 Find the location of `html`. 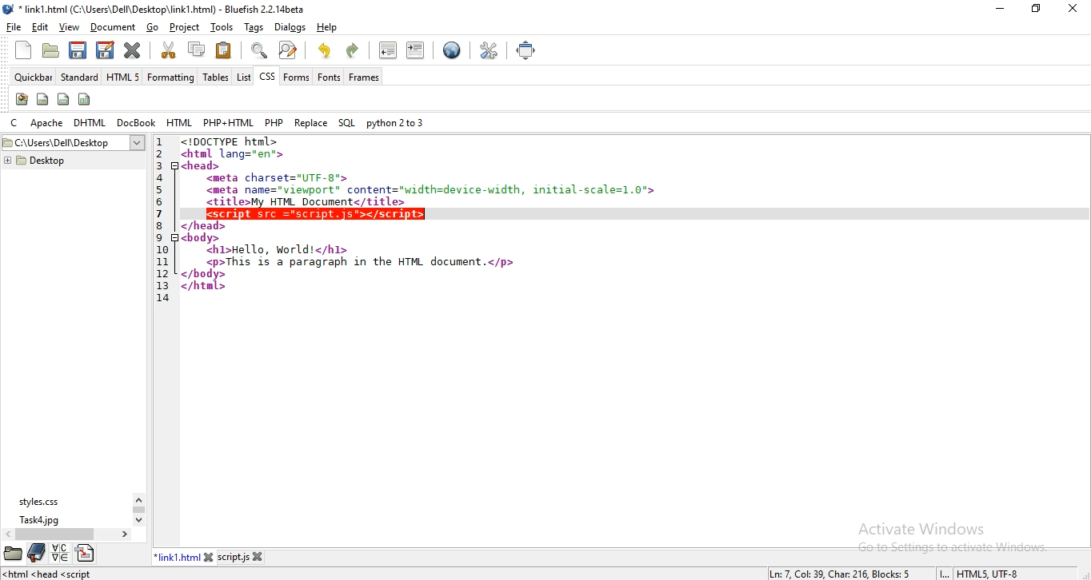

html is located at coordinates (178, 121).